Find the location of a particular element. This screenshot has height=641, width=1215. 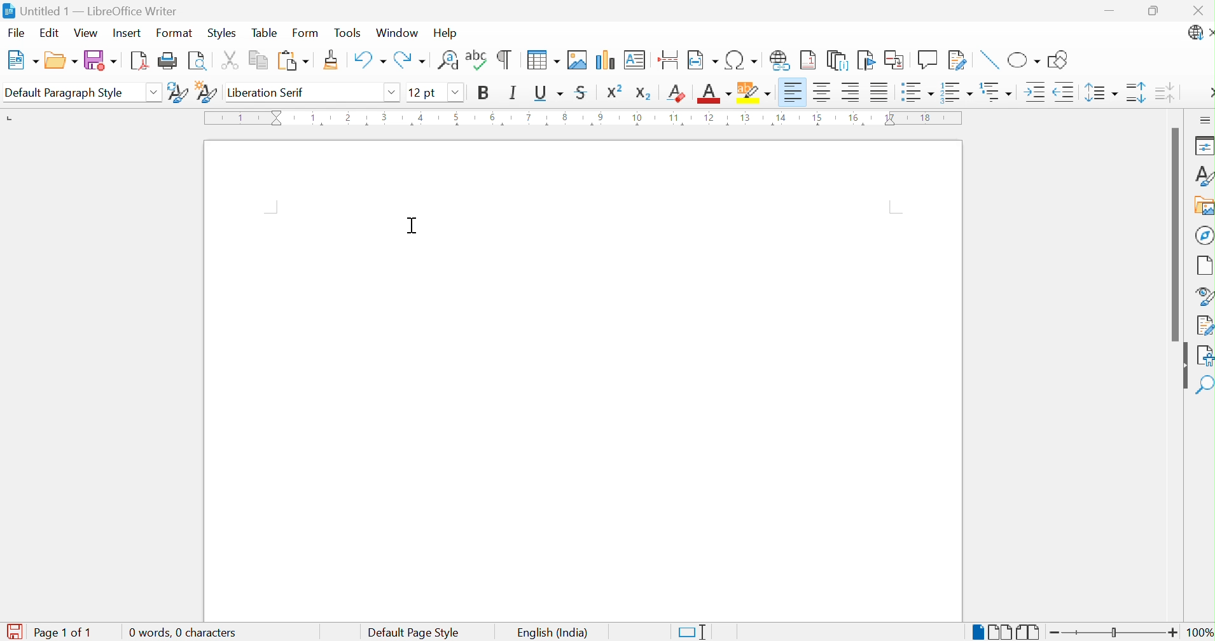

Accessibility Check is located at coordinates (1205, 357).